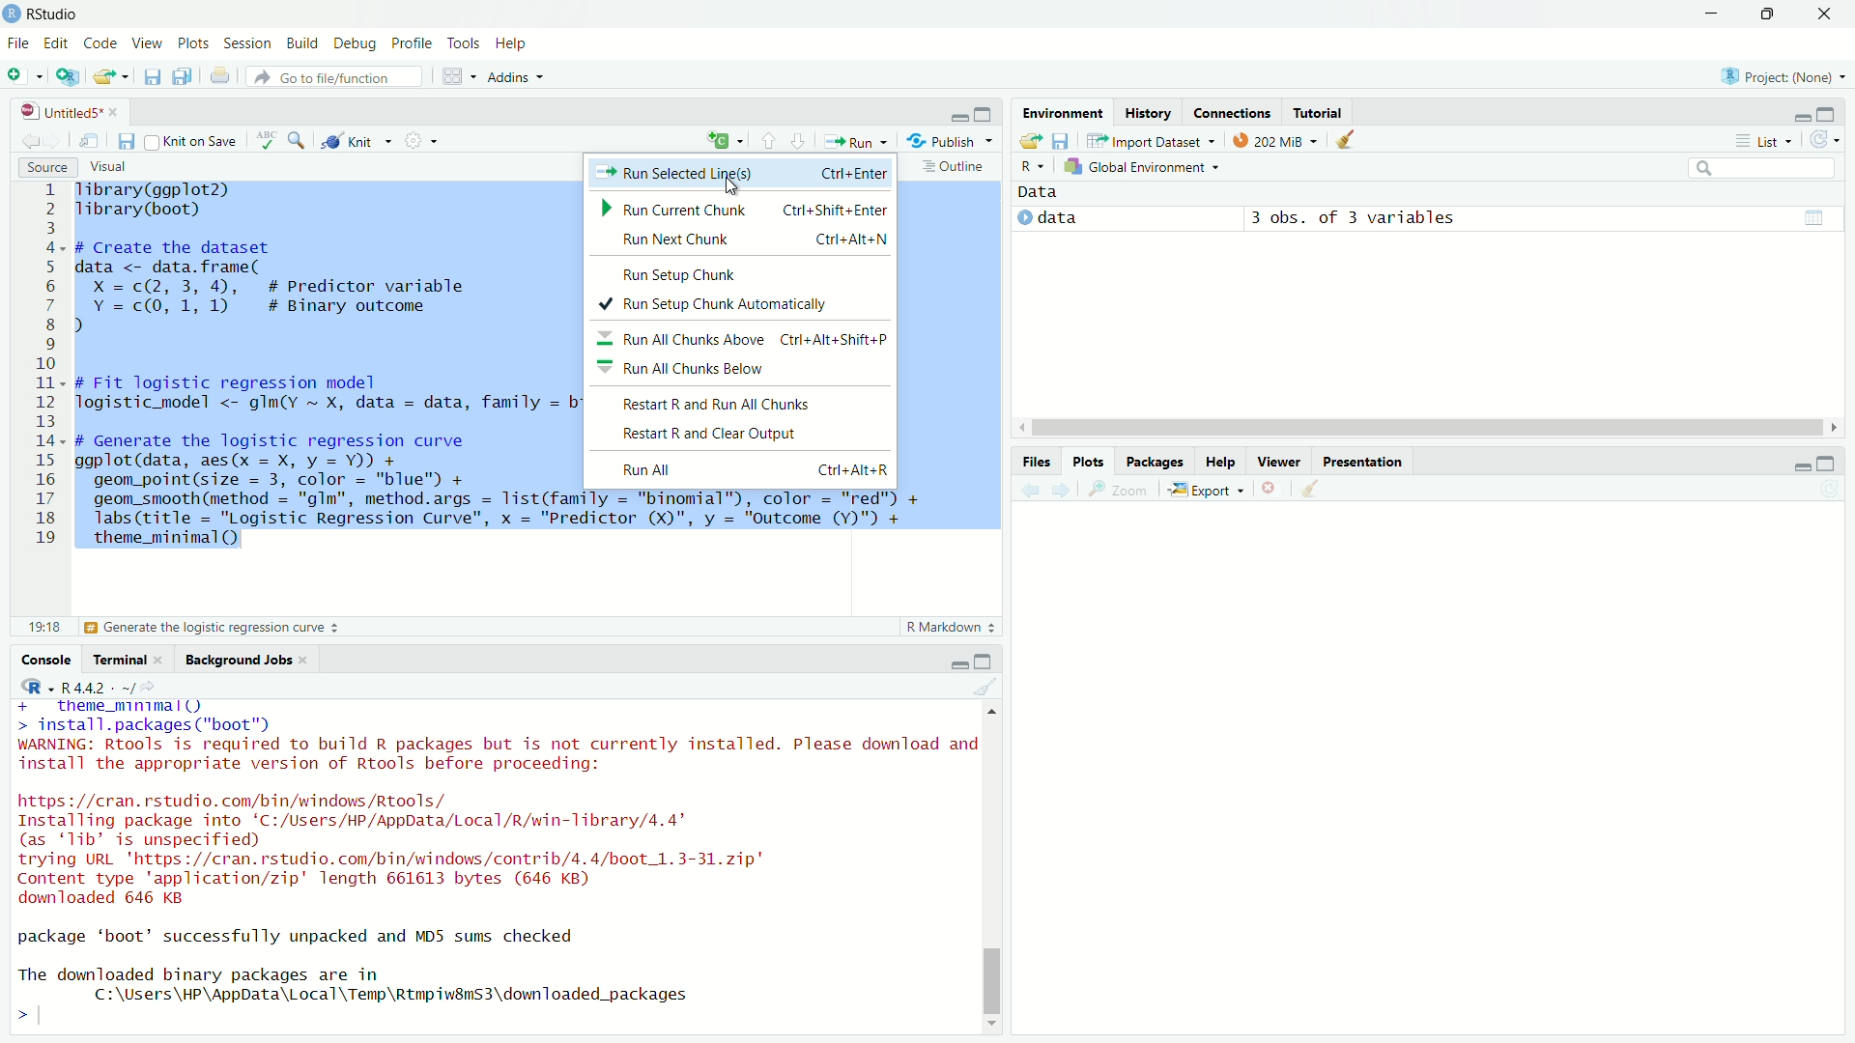  I want to click on View the current working current directory, so click(149, 686).